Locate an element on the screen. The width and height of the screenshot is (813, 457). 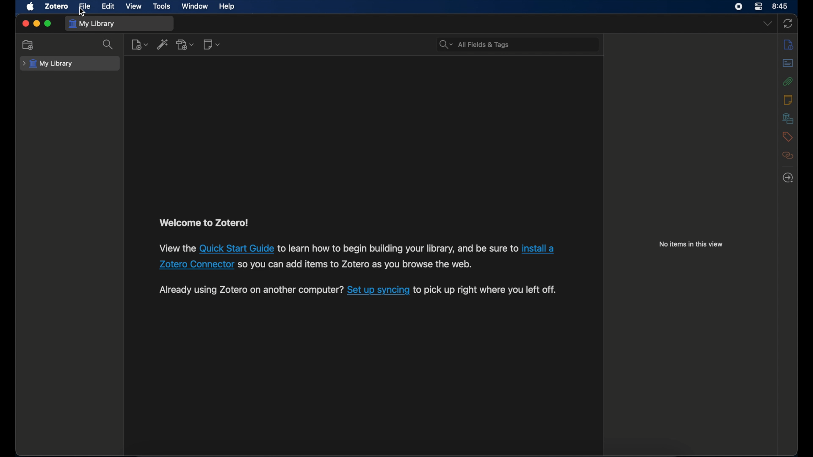
abstract is located at coordinates (788, 63).